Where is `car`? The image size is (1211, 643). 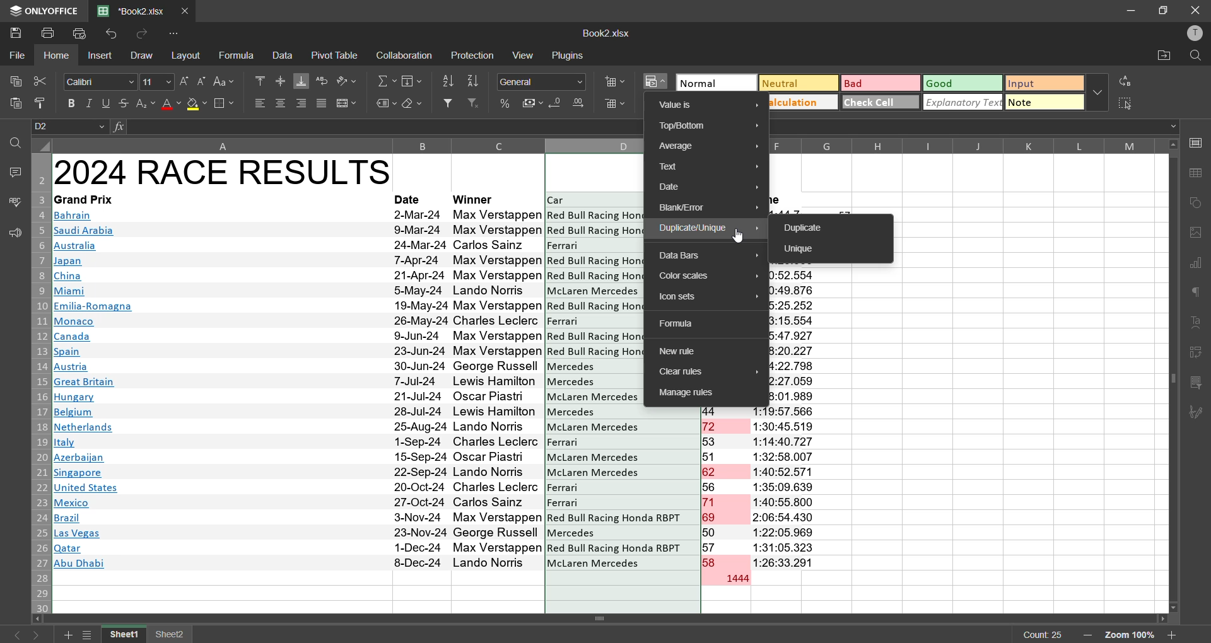
car is located at coordinates (558, 200).